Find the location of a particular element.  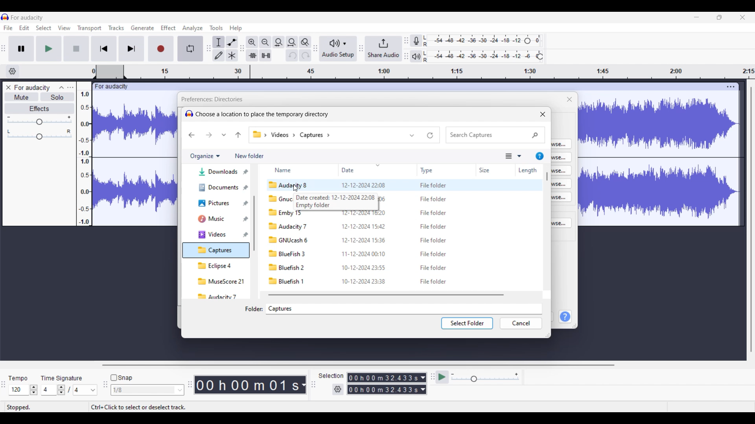

Captures, current selection highlighted is located at coordinates (216, 250).